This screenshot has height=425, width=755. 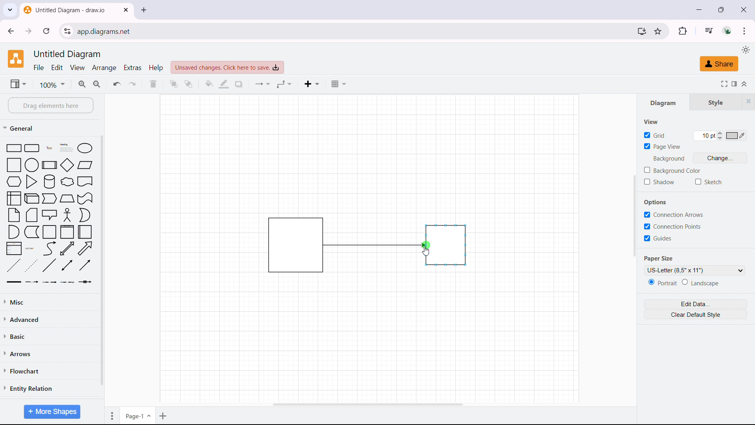 What do you see at coordinates (446, 245) in the screenshot?
I see `object 2 is highlighted` at bounding box center [446, 245].